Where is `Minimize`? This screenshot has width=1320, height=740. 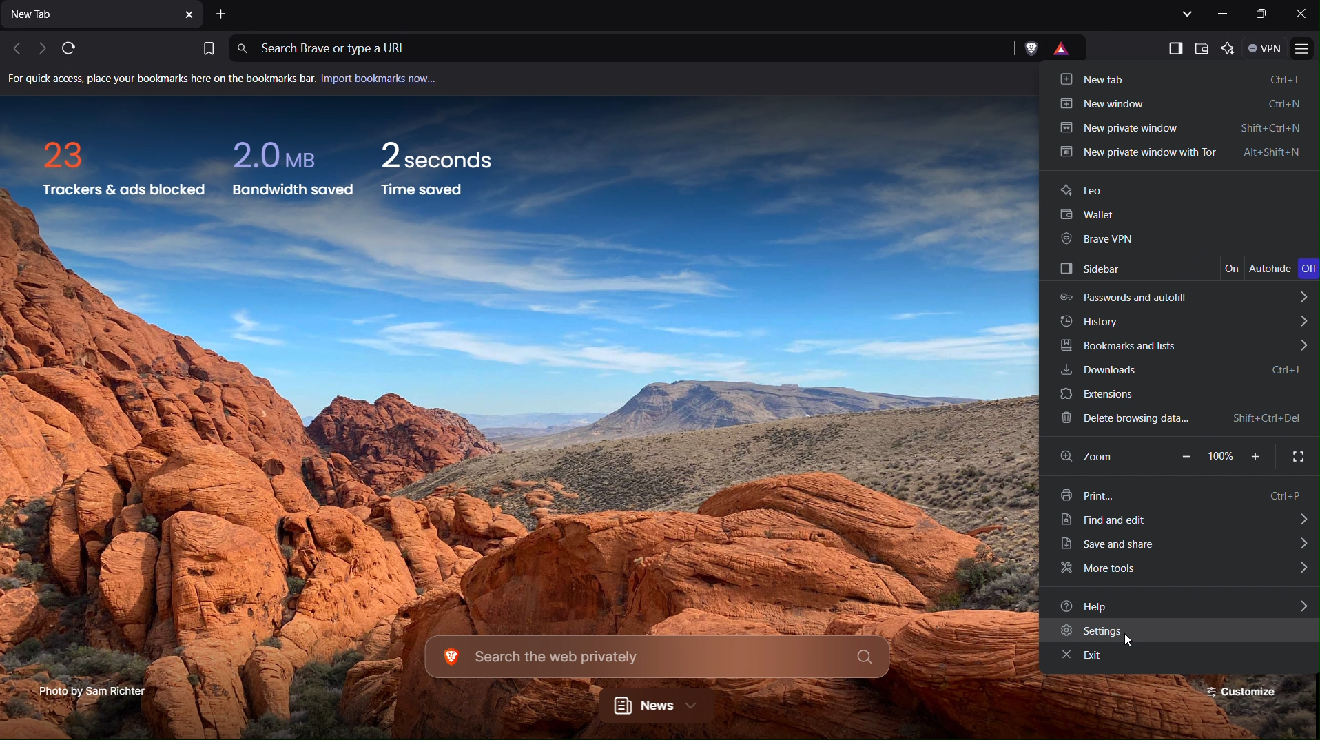 Minimize is located at coordinates (1219, 14).